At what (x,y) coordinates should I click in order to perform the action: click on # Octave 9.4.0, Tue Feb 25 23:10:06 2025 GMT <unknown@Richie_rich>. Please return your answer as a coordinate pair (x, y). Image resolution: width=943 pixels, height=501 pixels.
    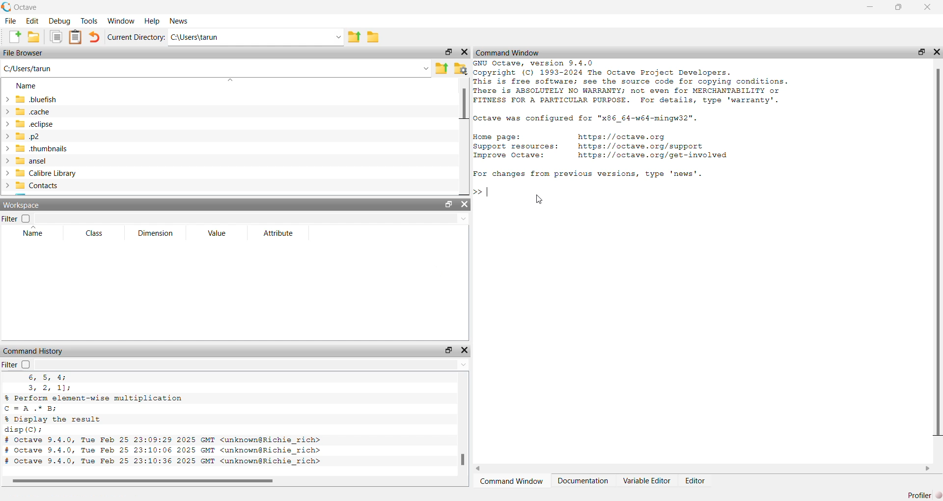
    Looking at the image, I should click on (164, 451).